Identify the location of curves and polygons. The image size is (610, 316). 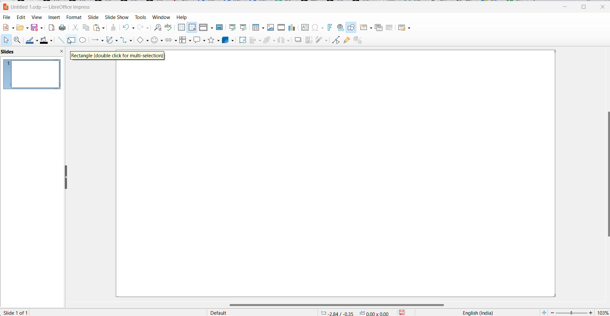
(111, 41).